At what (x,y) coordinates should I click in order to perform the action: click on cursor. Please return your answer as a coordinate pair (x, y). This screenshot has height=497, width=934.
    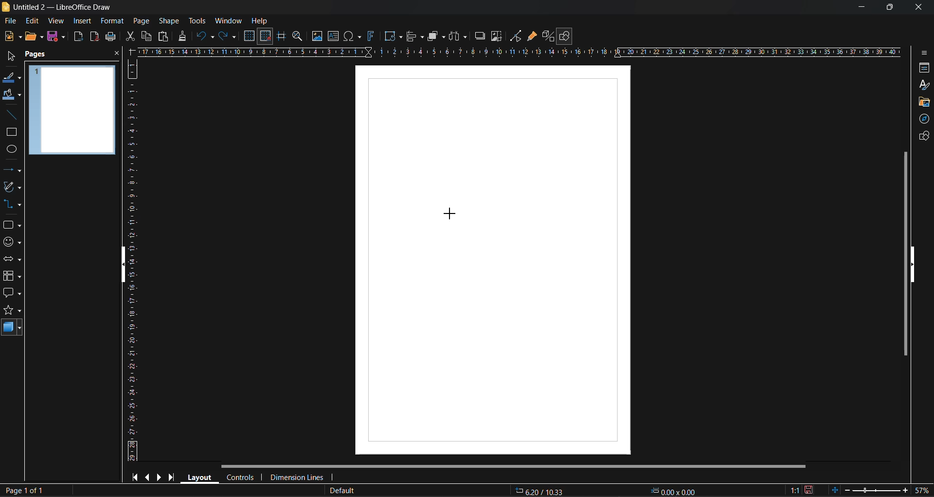
    Looking at the image, I should click on (451, 213).